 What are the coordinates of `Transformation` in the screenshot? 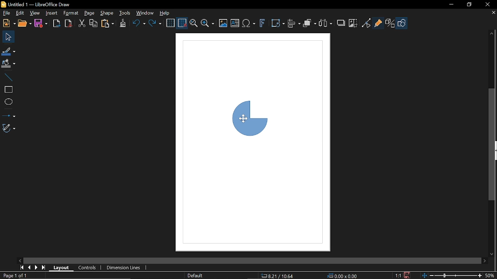 It's located at (278, 24).